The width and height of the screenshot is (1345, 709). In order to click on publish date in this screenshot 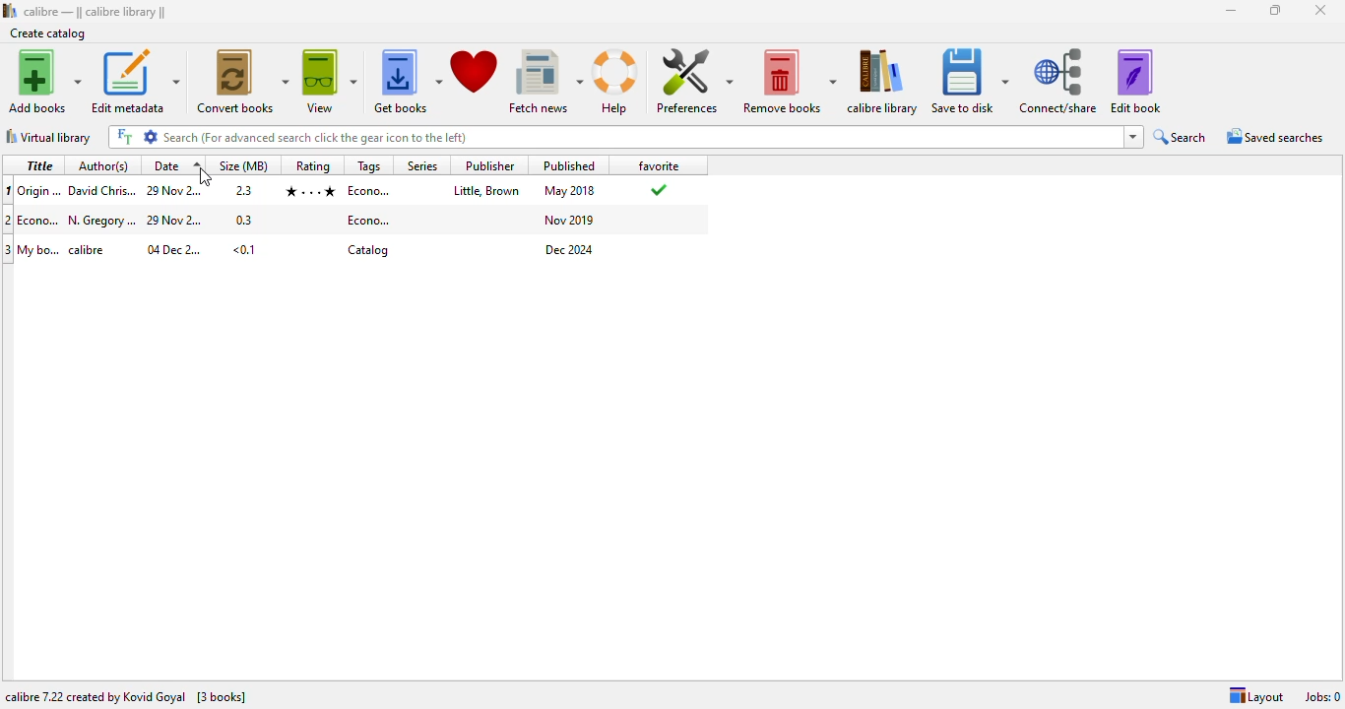, I will do `click(571, 220)`.